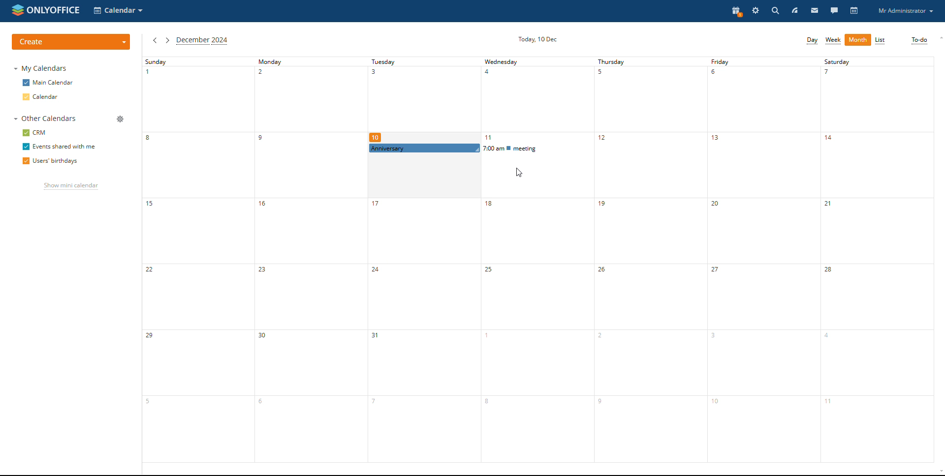  What do you see at coordinates (939, 37) in the screenshot?
I see `scroll up` at bounding box center [939, 37].